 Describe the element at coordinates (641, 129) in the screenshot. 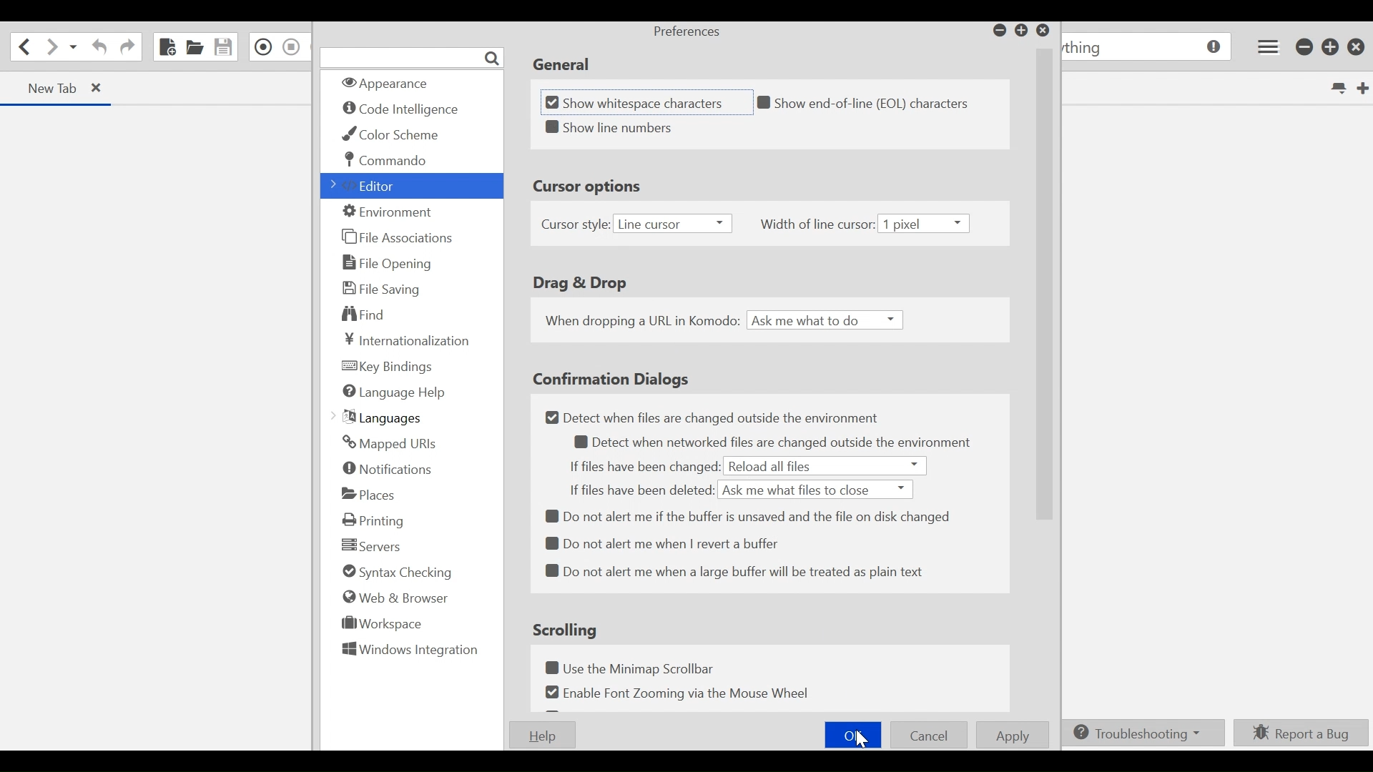

I see `Show line numbers` at that location.